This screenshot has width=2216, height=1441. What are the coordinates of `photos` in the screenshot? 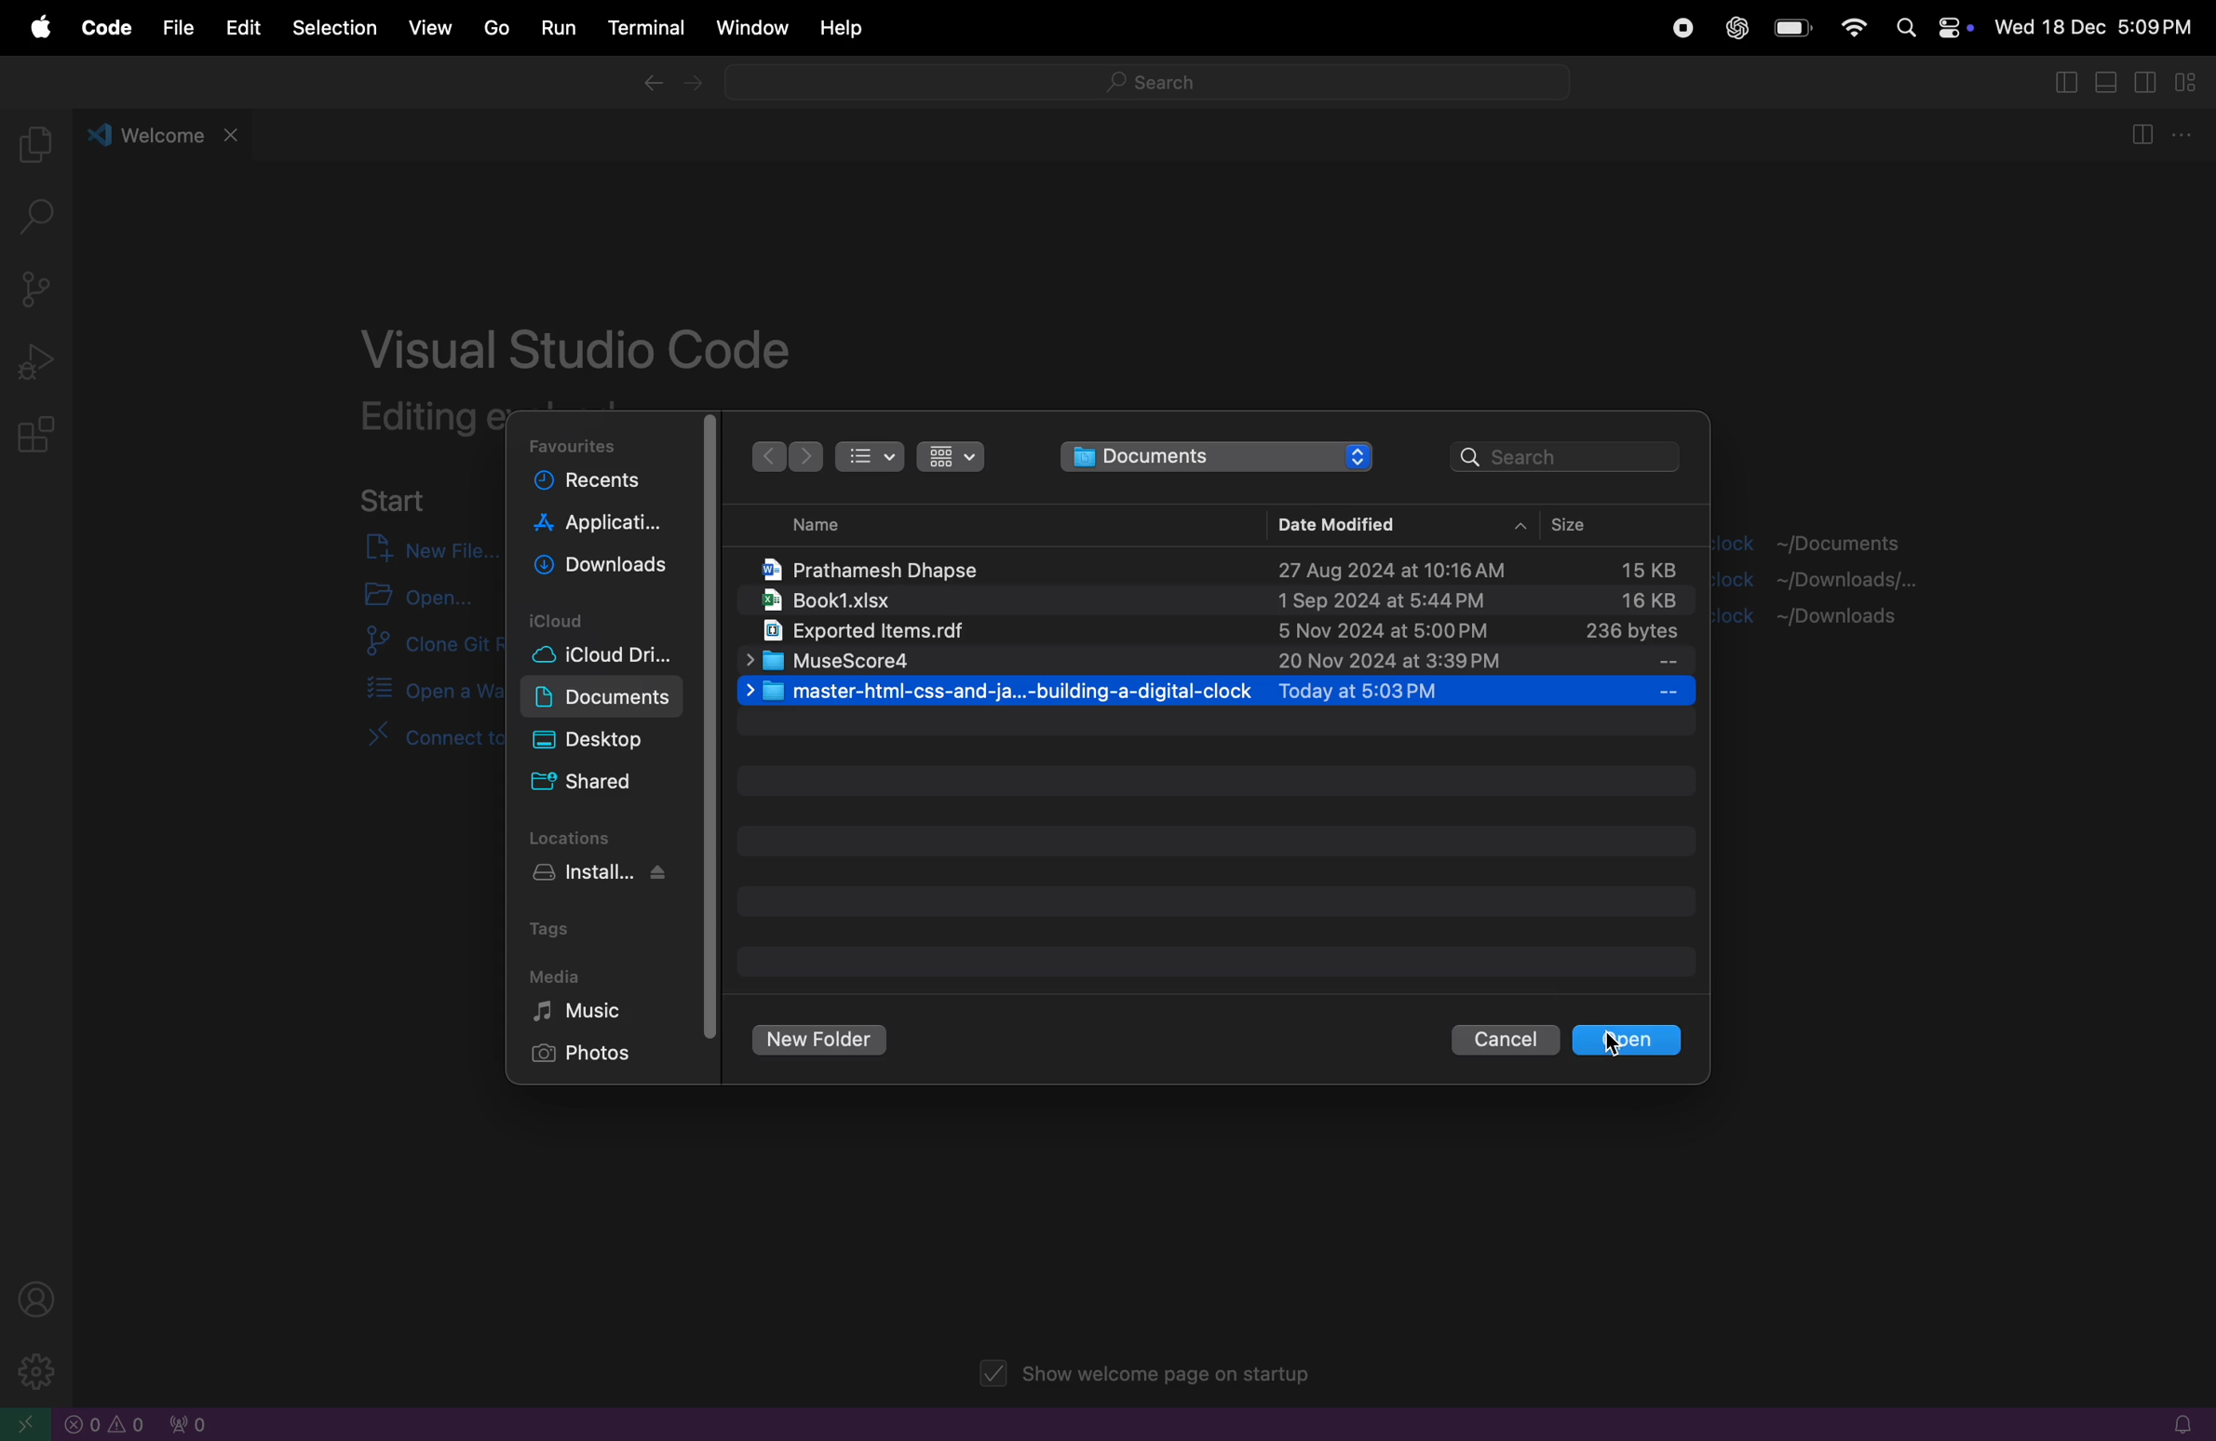 It's located at (593, 1055).